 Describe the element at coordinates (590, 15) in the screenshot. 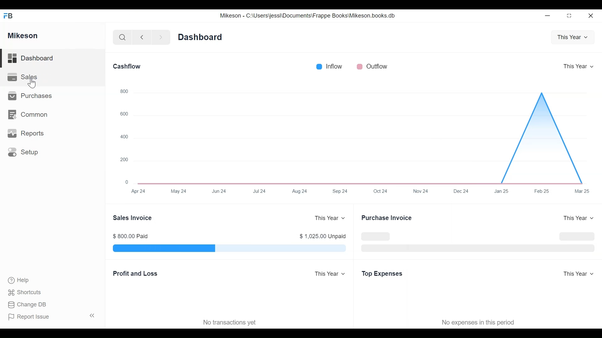

I see `Close` at that location.